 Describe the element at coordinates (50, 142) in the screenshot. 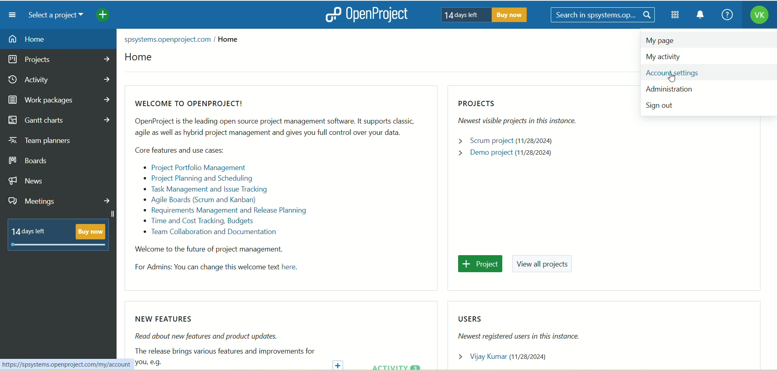

I see `team planners` at that location.